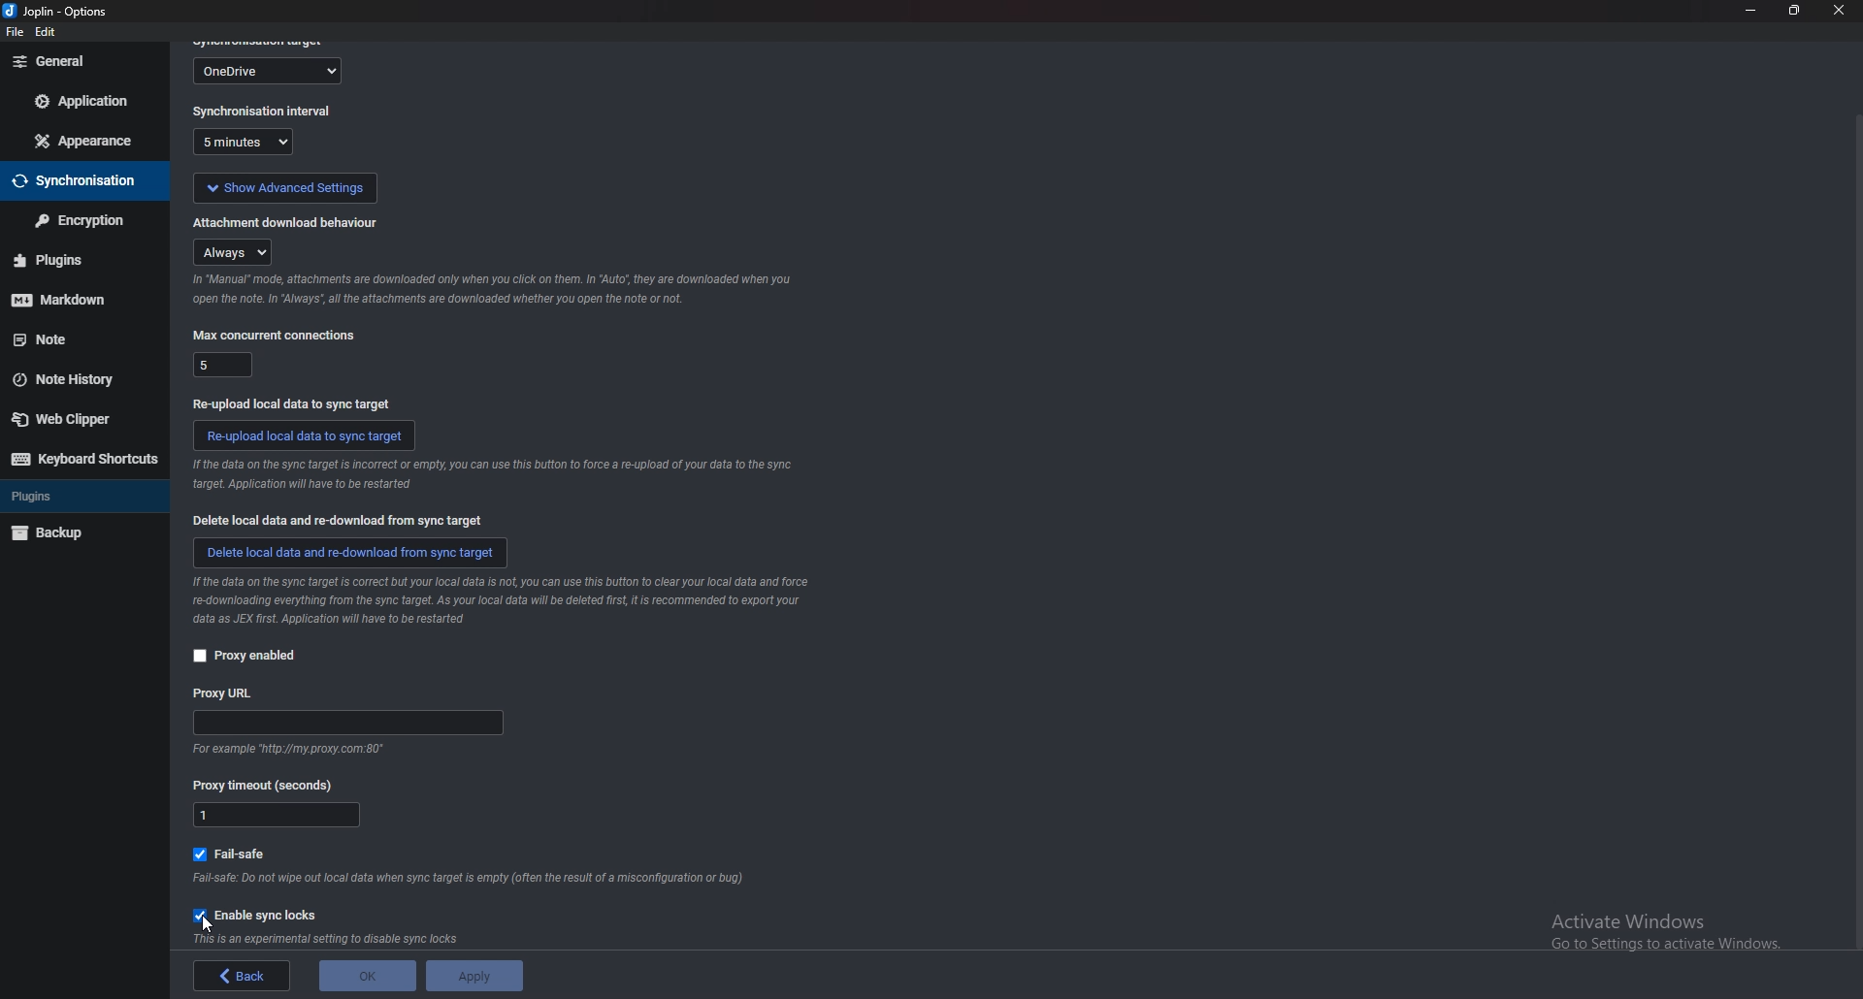 The image size is (1863, 999). What do you see at coordinates (1855, 533) in the screenshot?
I see `scroll bar` at bounding box center [1855, 533].